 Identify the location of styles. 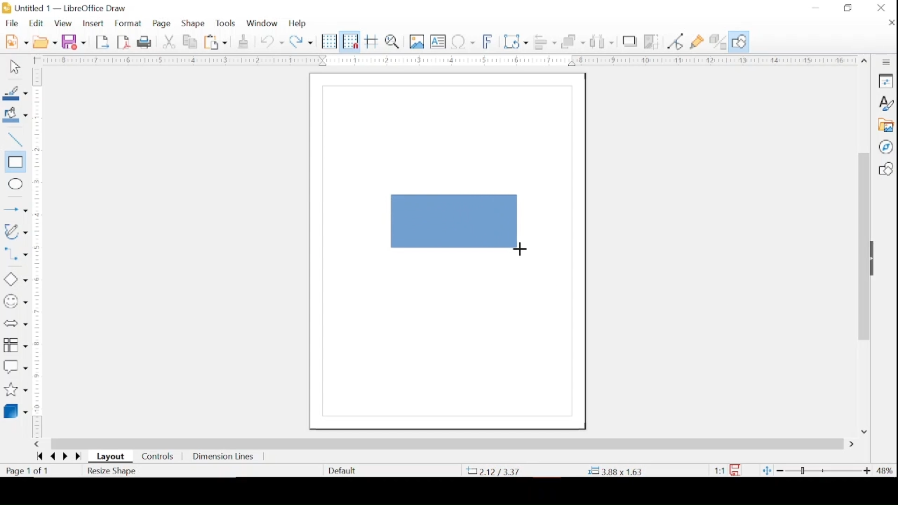
(885, 103).